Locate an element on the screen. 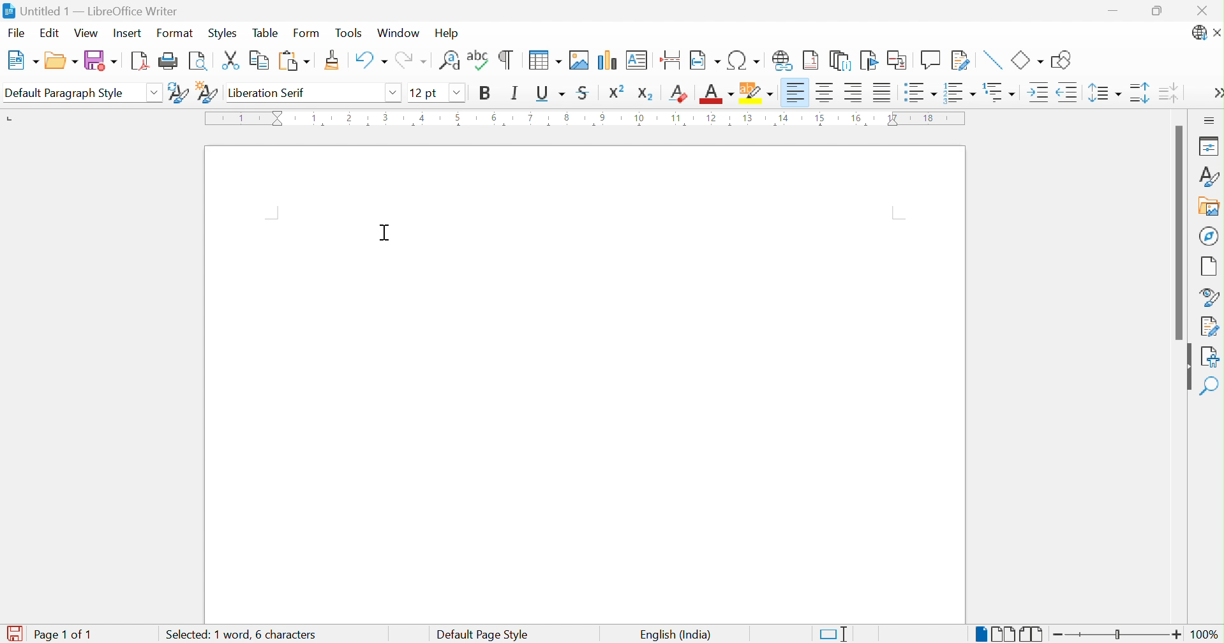 The height and width of the screenshot is (643, 1224). Cut is located at coordinates (231, 61).